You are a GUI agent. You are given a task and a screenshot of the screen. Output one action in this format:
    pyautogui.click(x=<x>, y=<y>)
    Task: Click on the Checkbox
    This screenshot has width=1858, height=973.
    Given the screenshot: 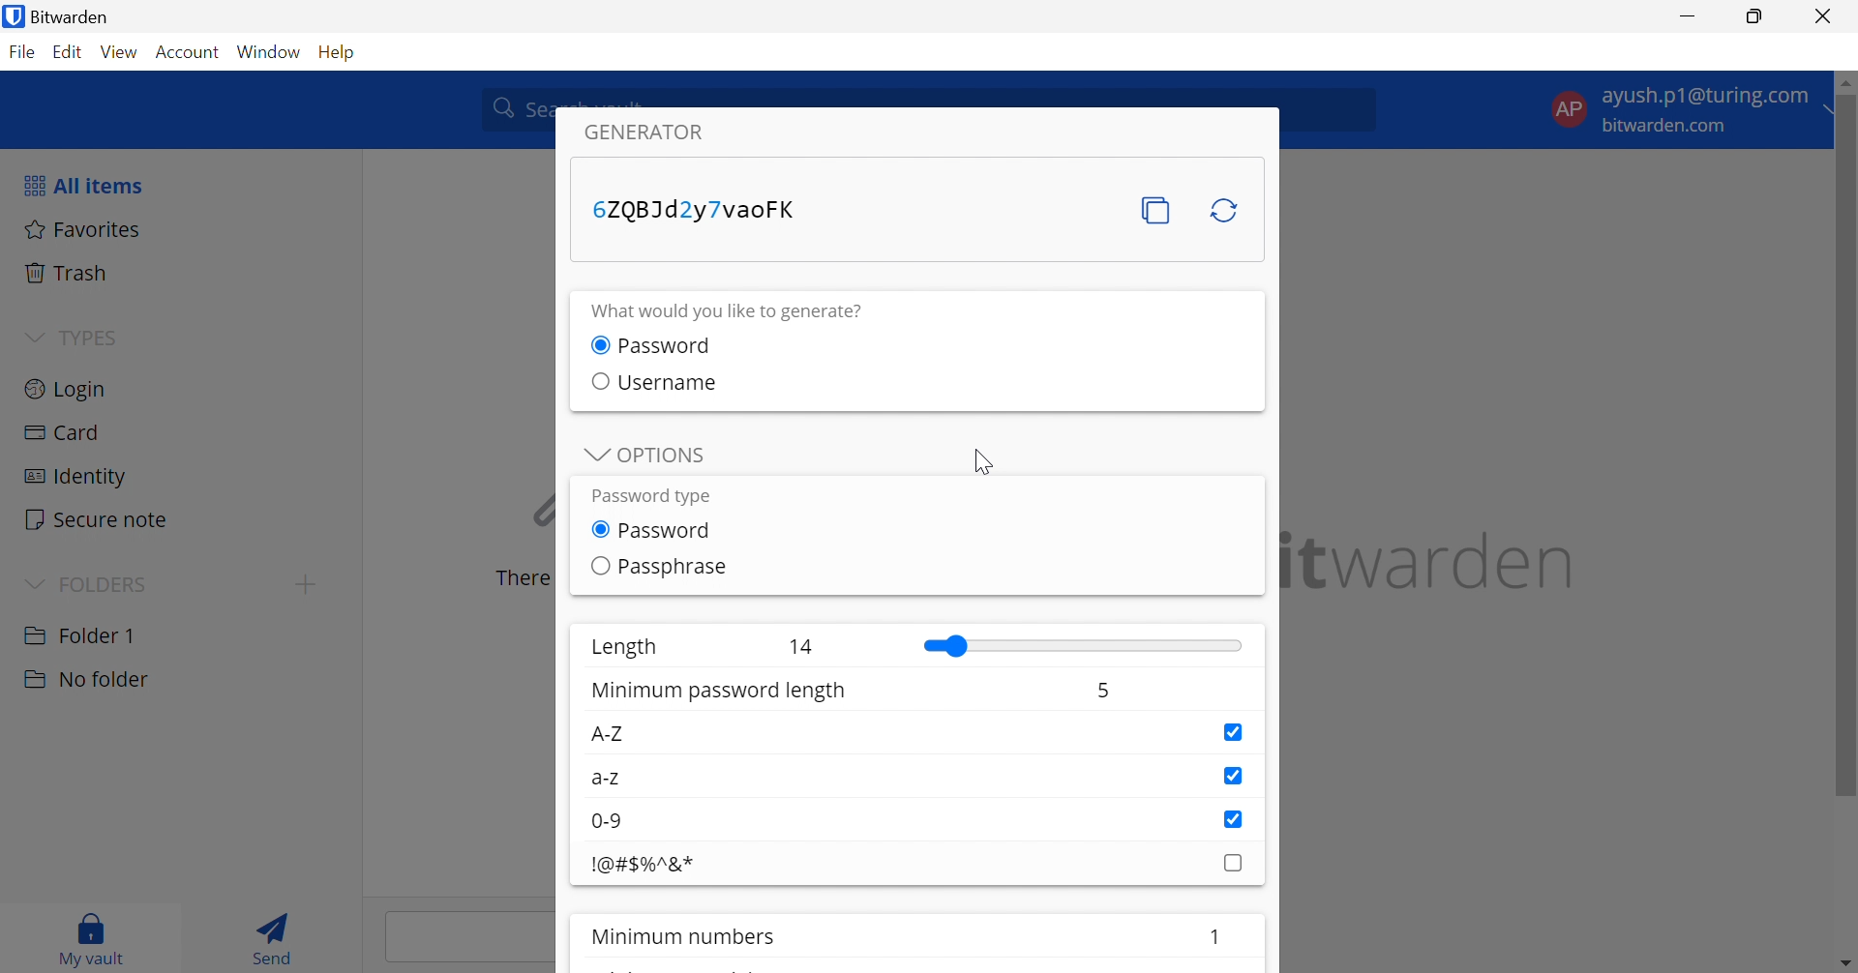 What is the action you would take?
    pyautogui.click(x=1230, y=732)
    